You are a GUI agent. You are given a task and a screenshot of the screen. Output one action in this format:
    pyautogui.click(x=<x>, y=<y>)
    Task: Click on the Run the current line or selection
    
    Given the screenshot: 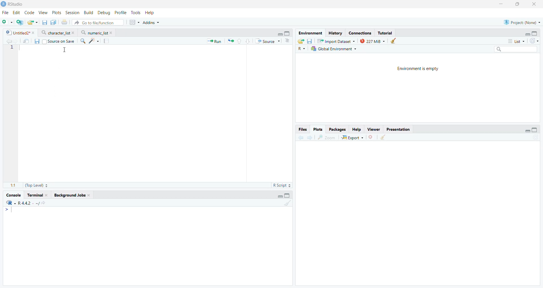 What is the action you would take?
    pyautogui.click(x=214, y=41)
    